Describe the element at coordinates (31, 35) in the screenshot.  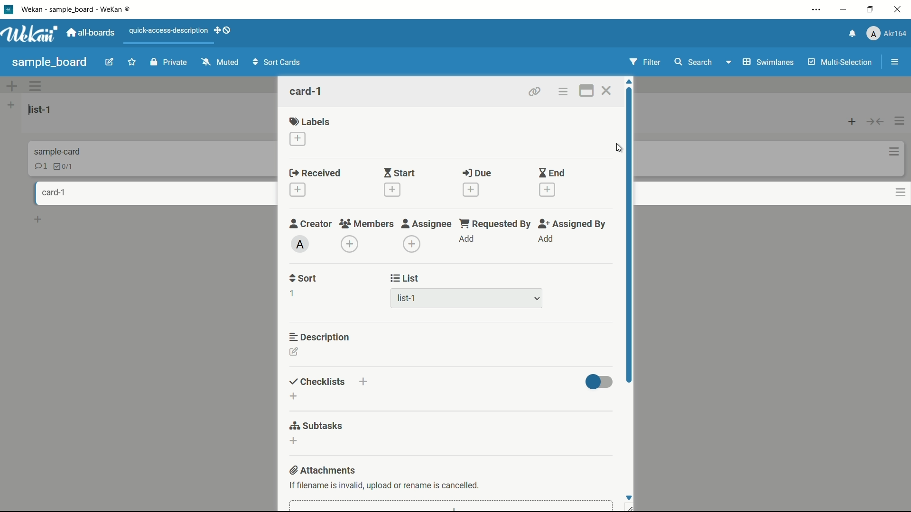
I see `Wekan logo` at that location.